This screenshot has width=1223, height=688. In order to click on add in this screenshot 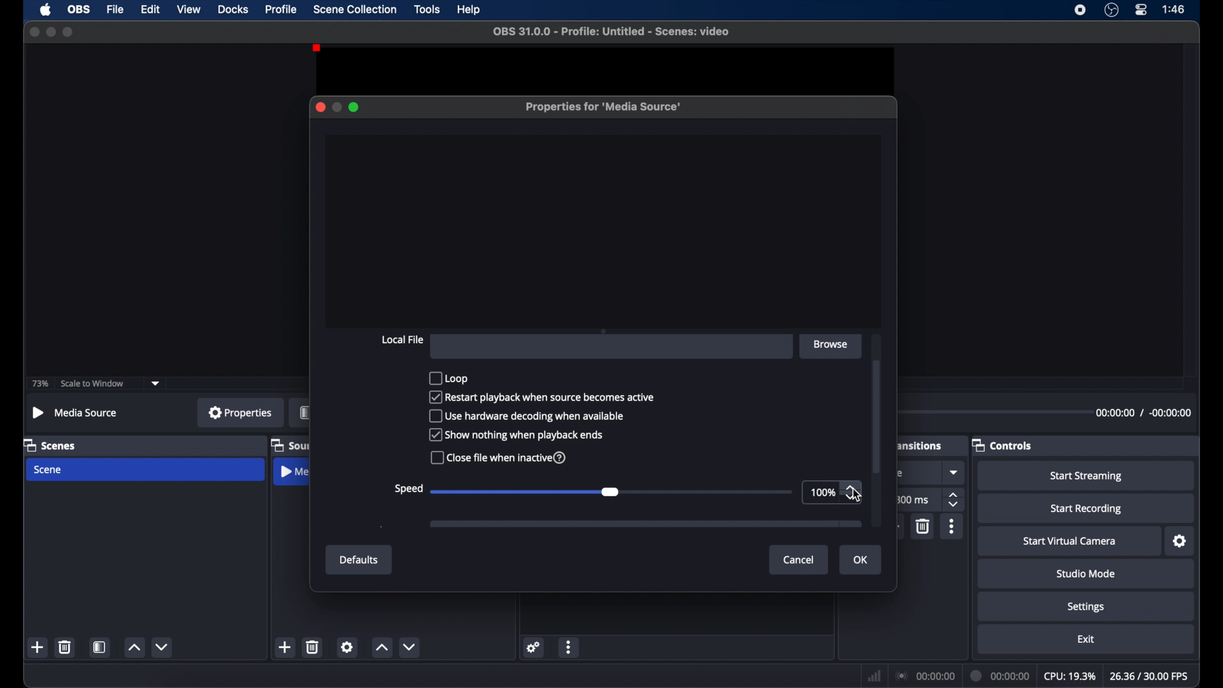, I will do `click(284, 647)`.